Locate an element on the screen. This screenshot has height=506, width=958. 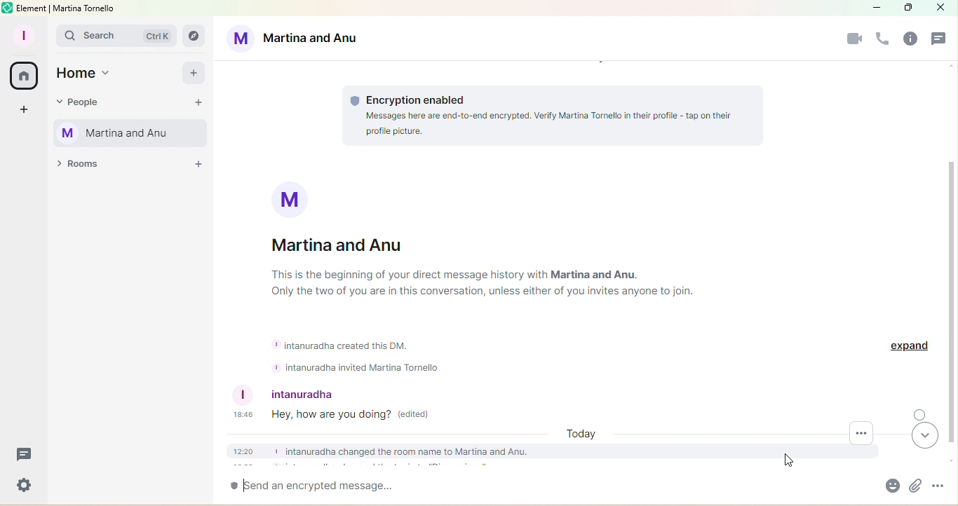
Search rooms is located at coordinates (193, 34).